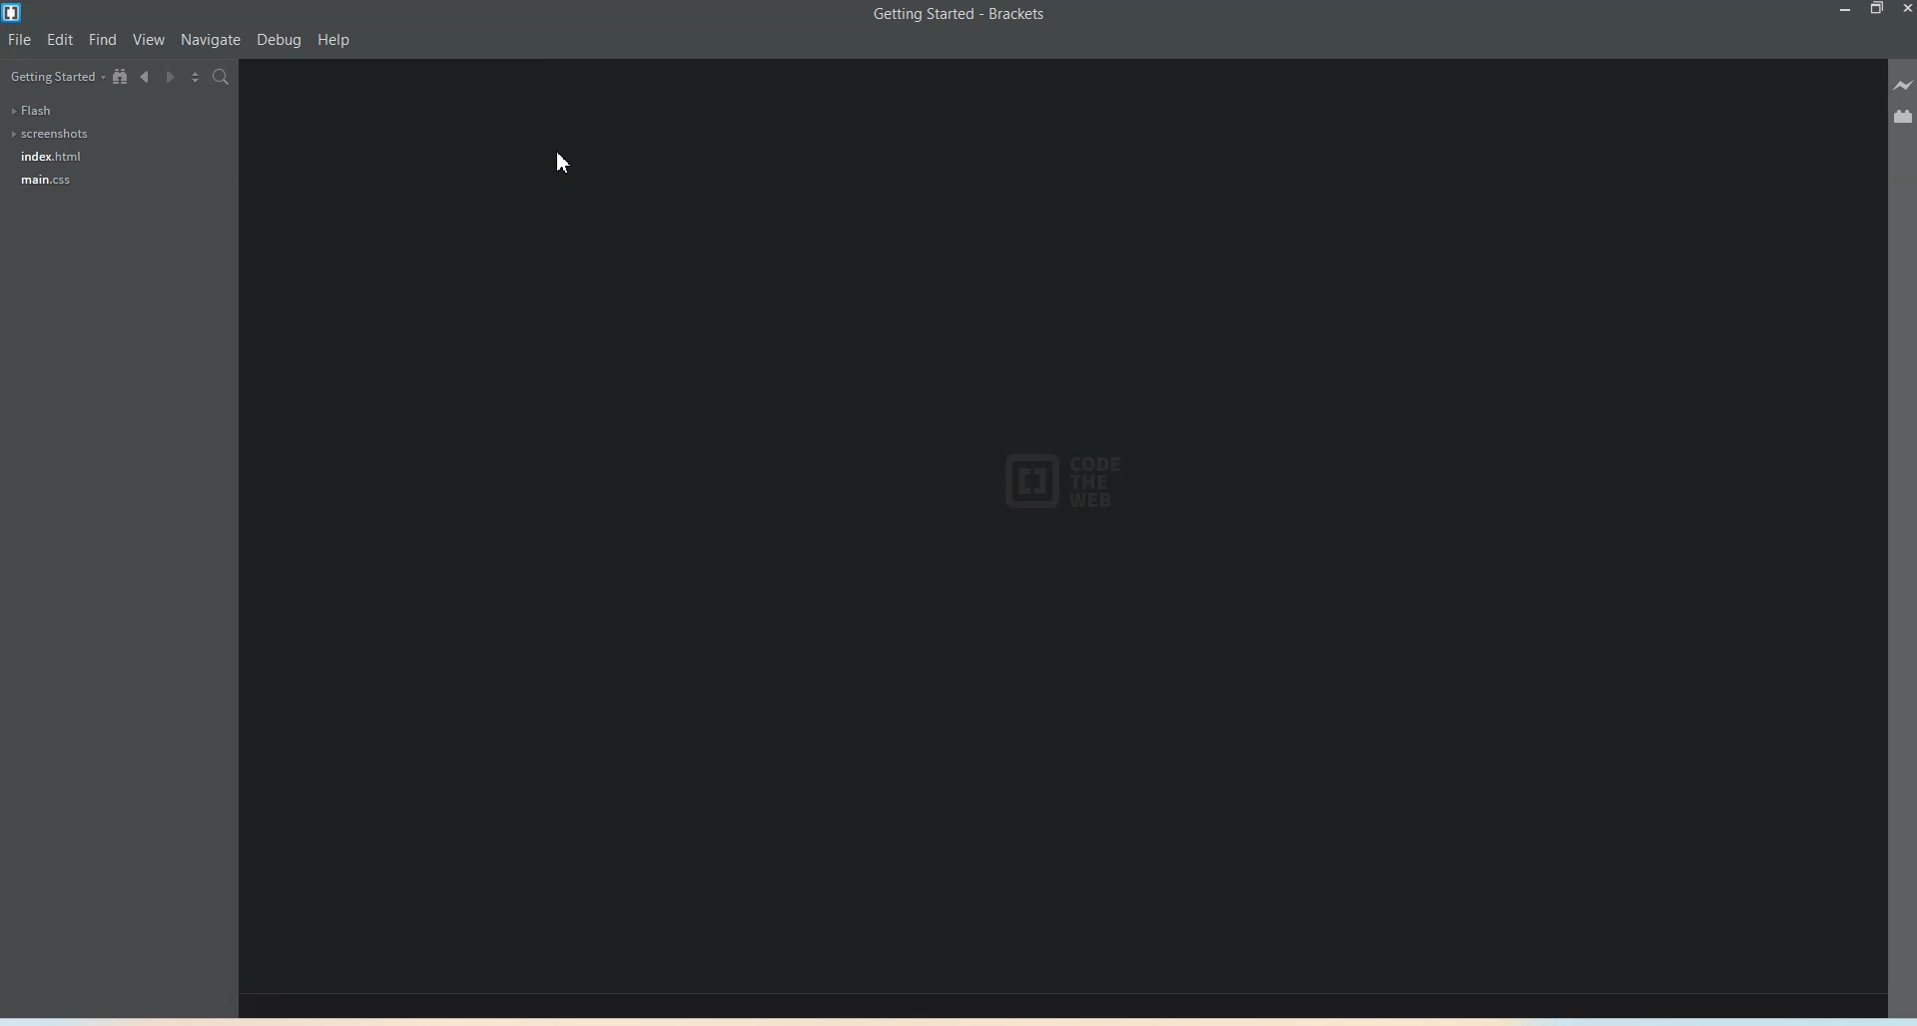 The width and height of the screenshot is (1917, 1026). What do you see at coordinates (1878, 12) in the screenshot?
I see `Maximize` at bounding box center [1878, 12].